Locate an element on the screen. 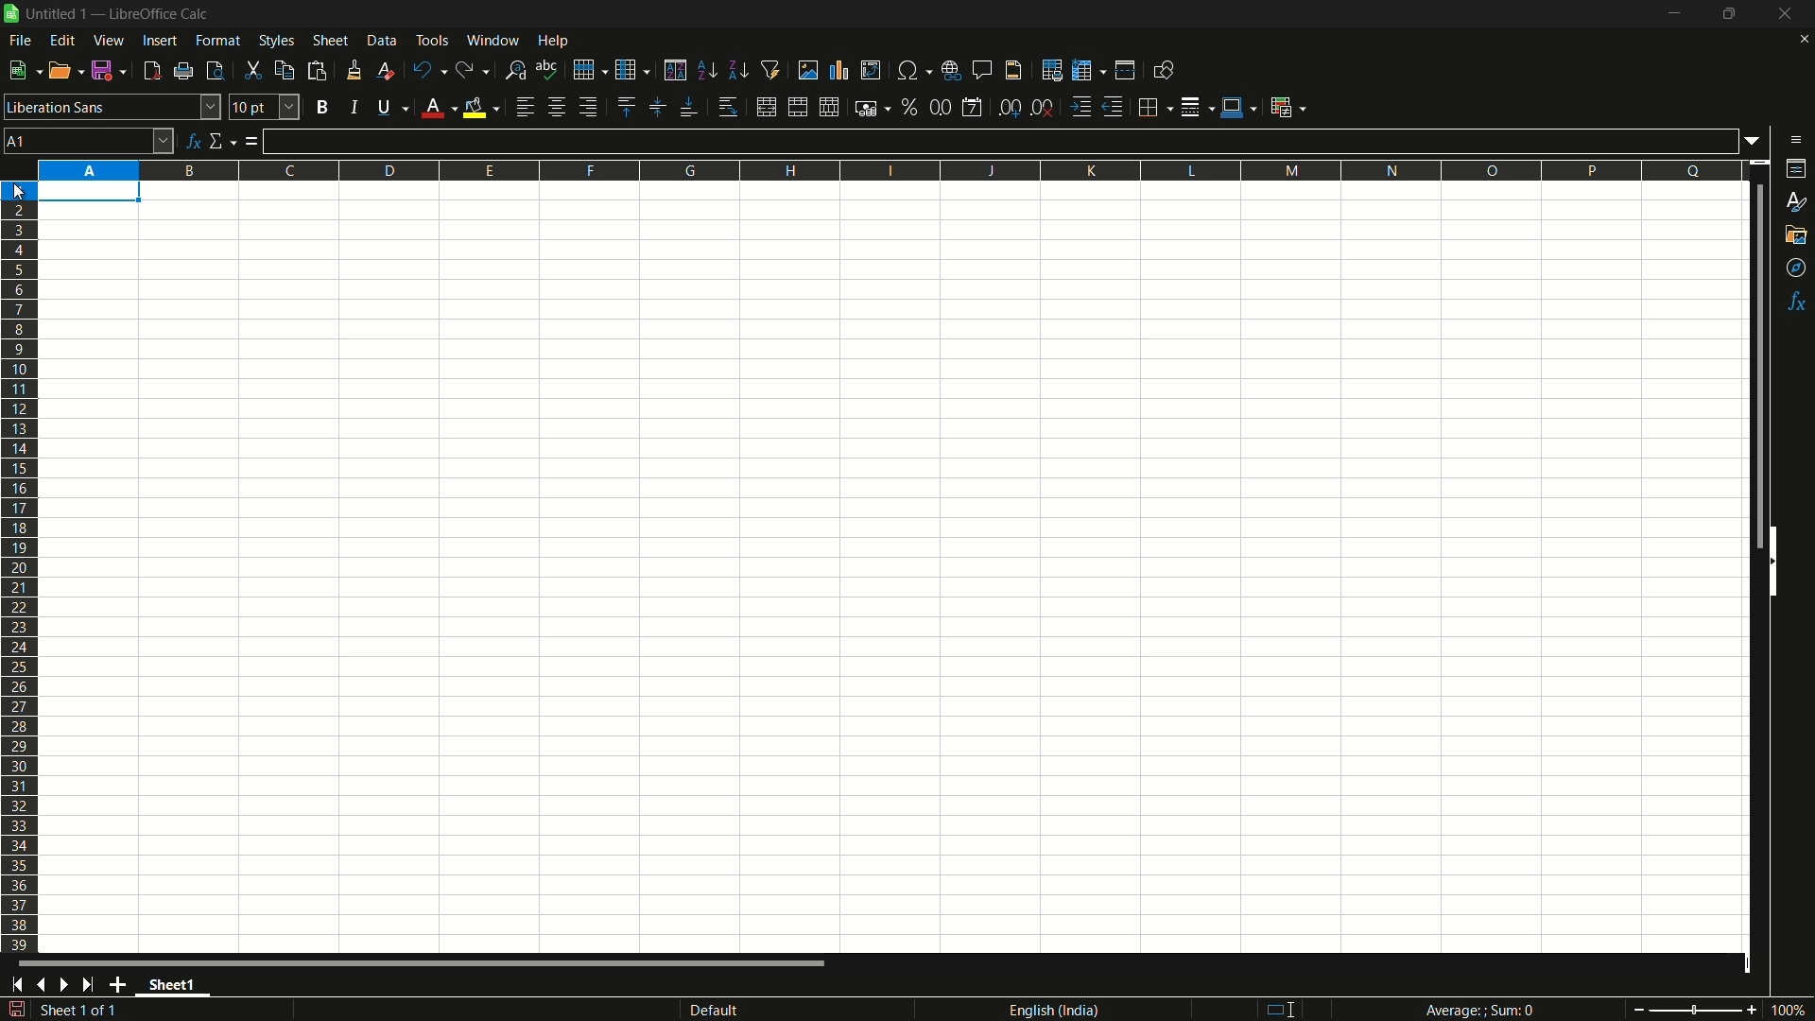  freeze rows and columns is located at coordinates (1087, 71).